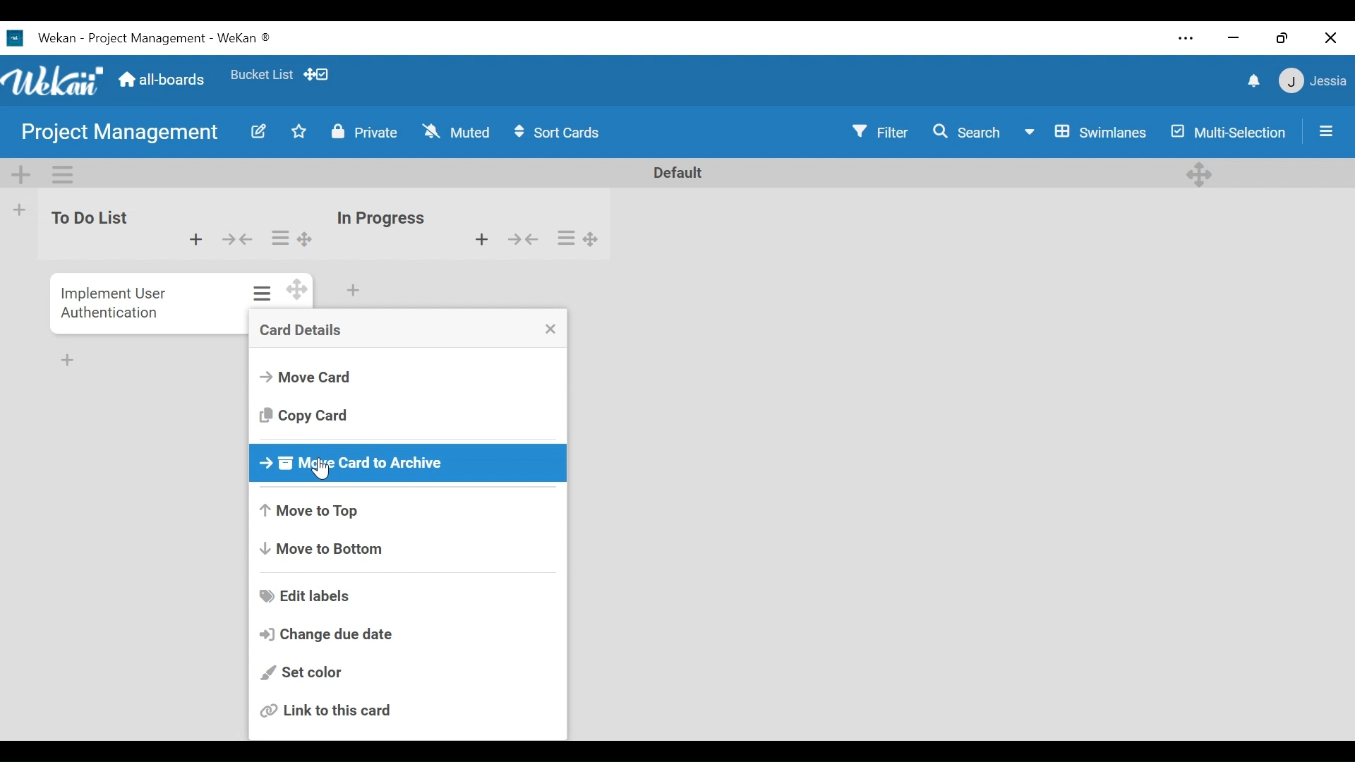 Image resolution: width=1355 pixels, height=762 pixels. I want to click on Change due date, so click(325, 634).